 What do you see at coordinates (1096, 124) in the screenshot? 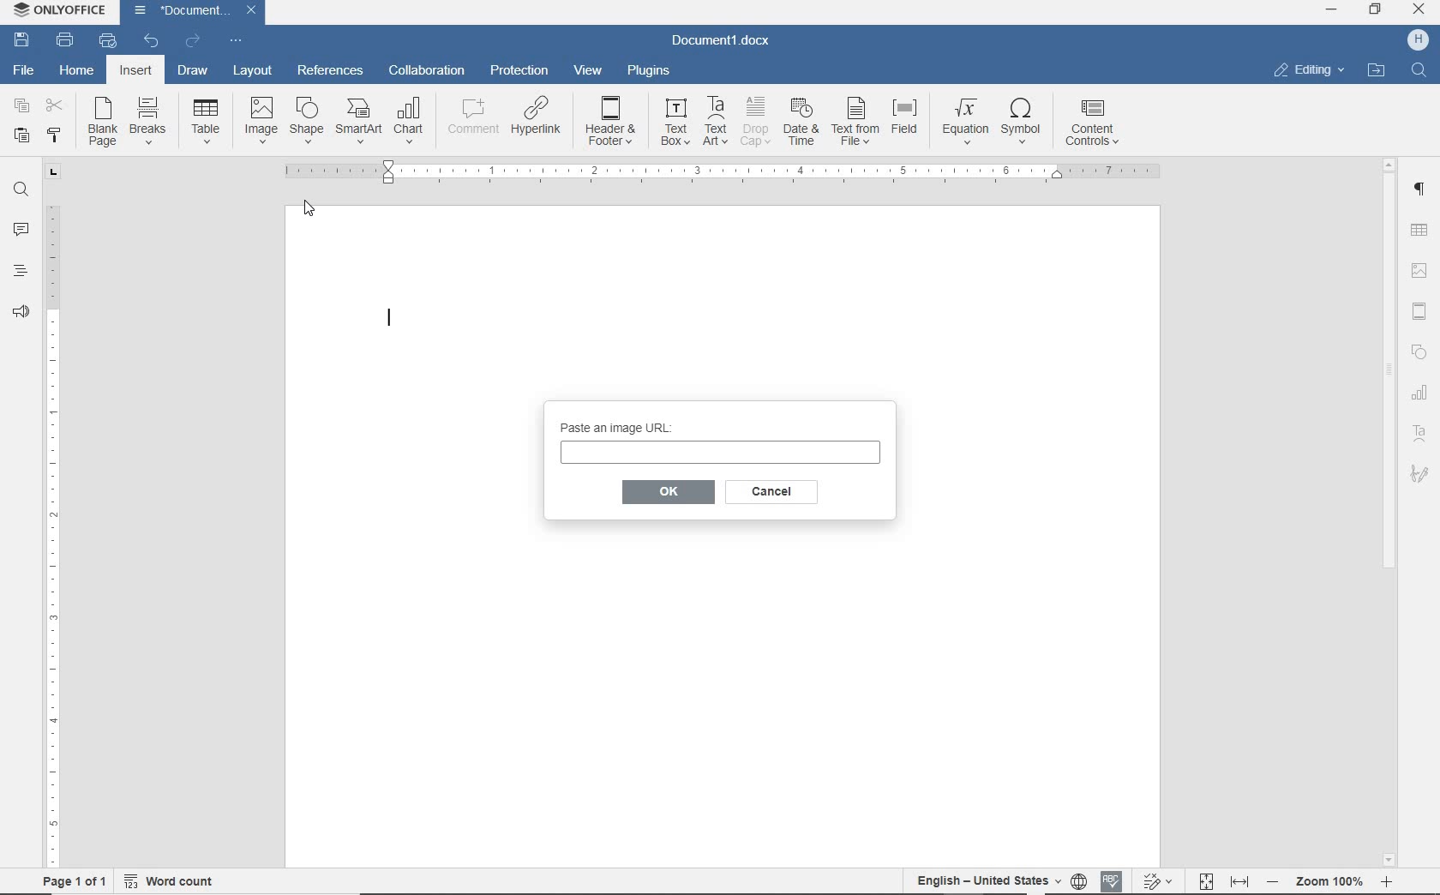
I see `content controls` at bounding box center [1096, 124].